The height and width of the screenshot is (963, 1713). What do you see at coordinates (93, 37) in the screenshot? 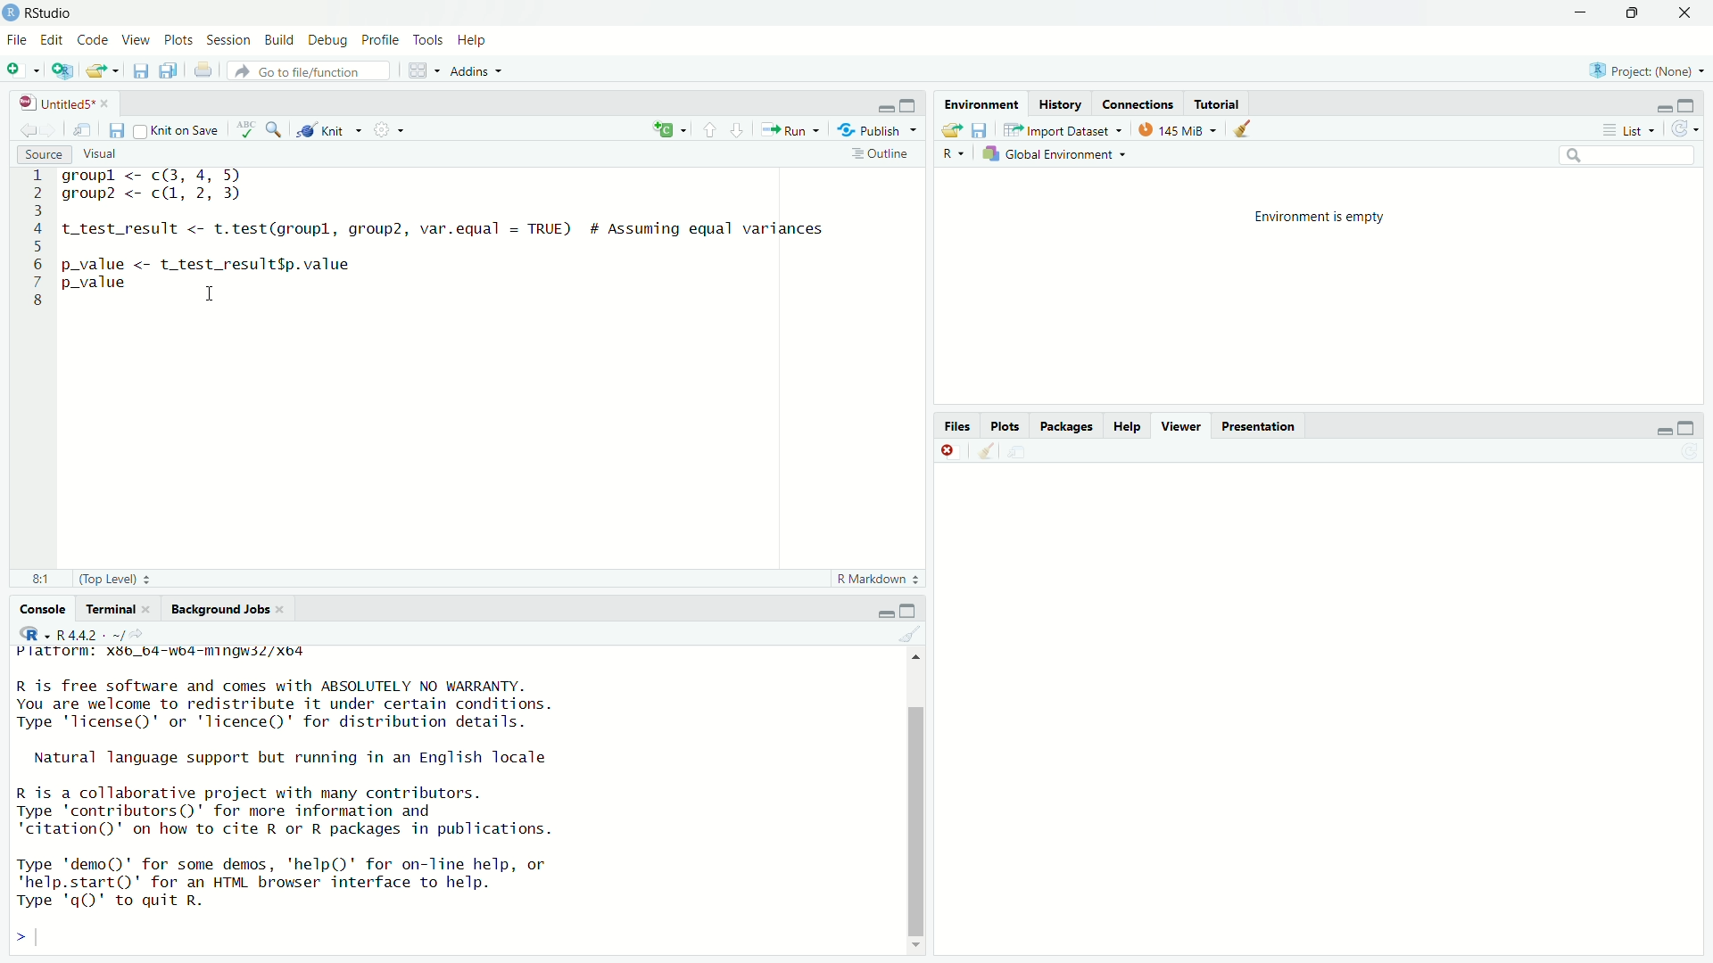
I see `Code` at bounding box center [93, 37].